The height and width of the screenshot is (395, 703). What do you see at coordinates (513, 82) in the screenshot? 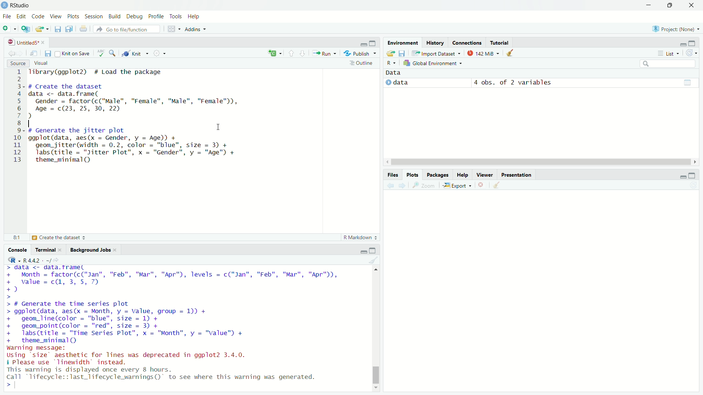
I see `4 obs. of 2 variables` at bounding box center [513, 82].